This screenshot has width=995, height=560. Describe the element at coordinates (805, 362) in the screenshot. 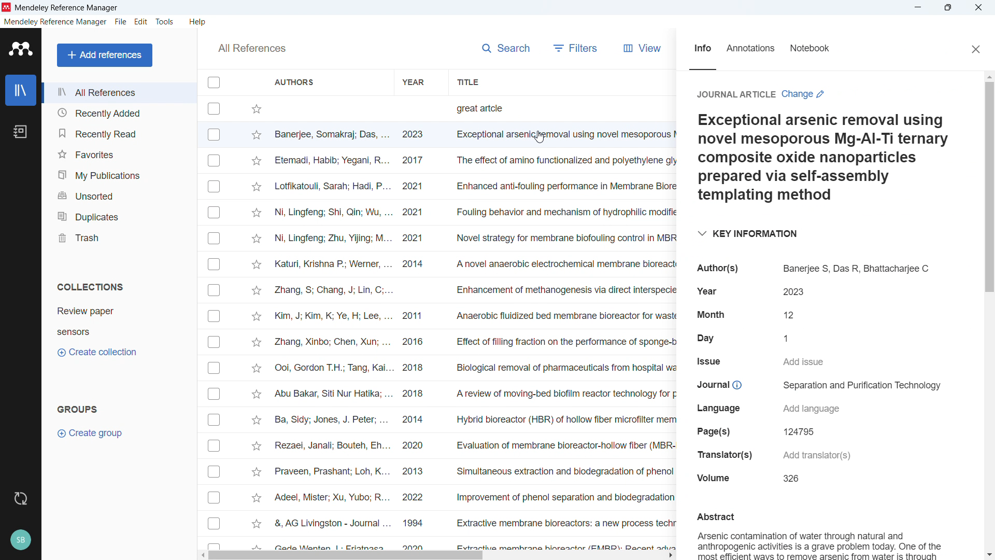

I see `Add issue ` at that location.